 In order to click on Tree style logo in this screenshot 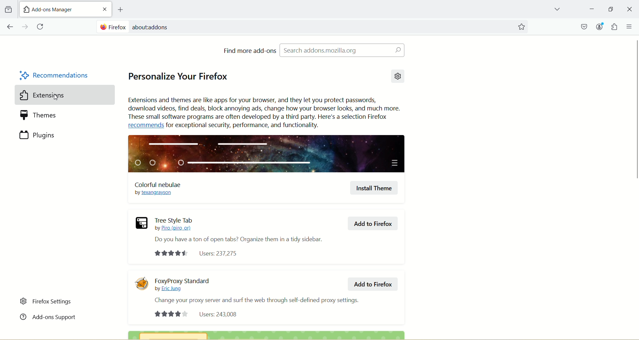, I will do `click(142, 223)`.